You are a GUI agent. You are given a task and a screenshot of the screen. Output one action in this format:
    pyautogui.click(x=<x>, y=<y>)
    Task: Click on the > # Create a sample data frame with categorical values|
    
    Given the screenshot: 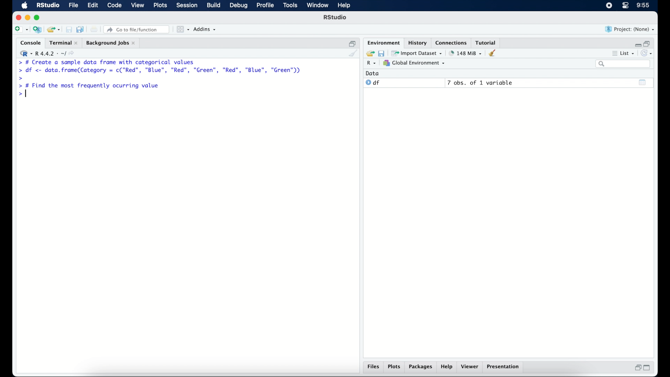 What is the action you would take?
    pyautogui.click(x=116, y=62)
    